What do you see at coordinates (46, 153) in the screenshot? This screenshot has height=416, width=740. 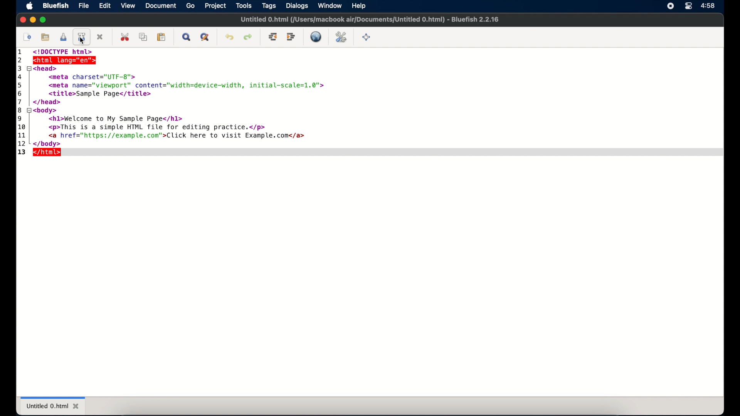 I see `</html>` at bounding box center [46, 153].